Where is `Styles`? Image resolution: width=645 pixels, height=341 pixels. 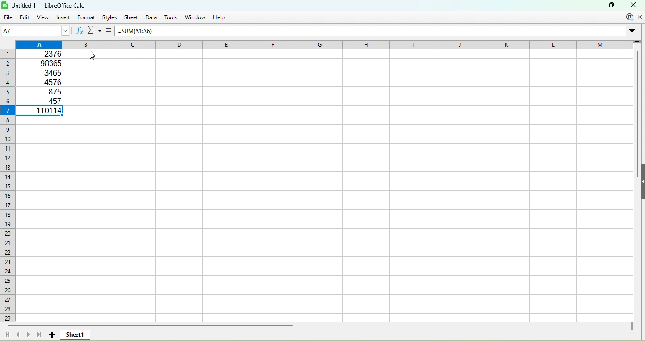
Styles is located at coordinates (108, 17).